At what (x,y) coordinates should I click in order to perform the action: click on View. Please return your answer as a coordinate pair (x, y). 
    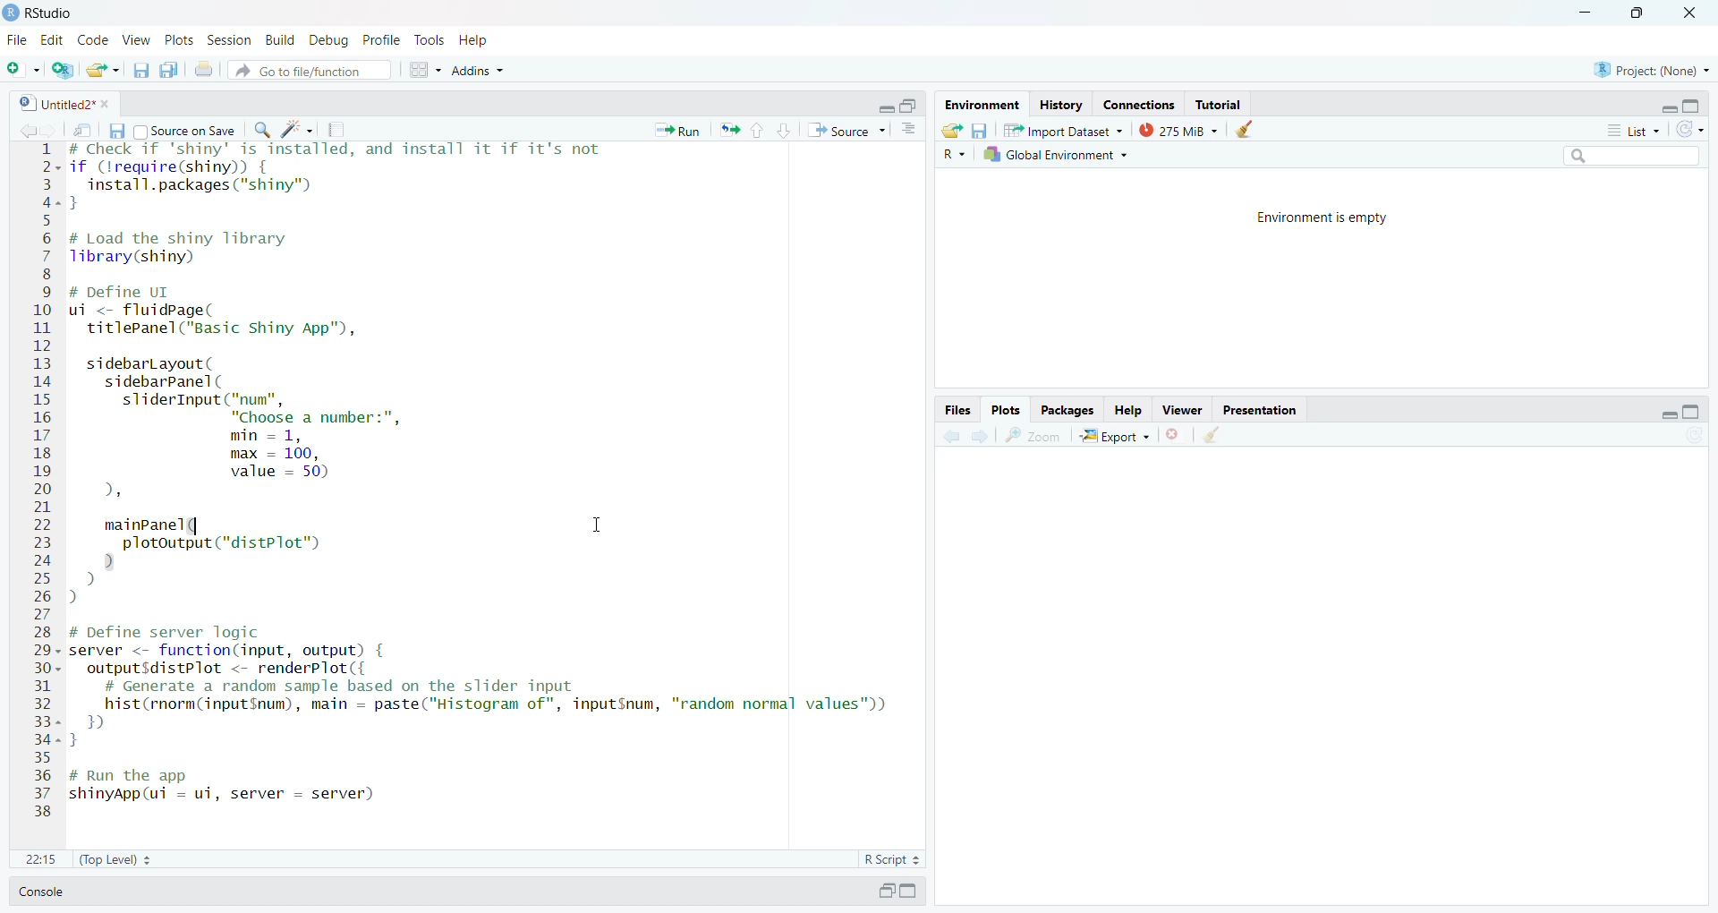
    Looking at the image, I should click on (136, 39).